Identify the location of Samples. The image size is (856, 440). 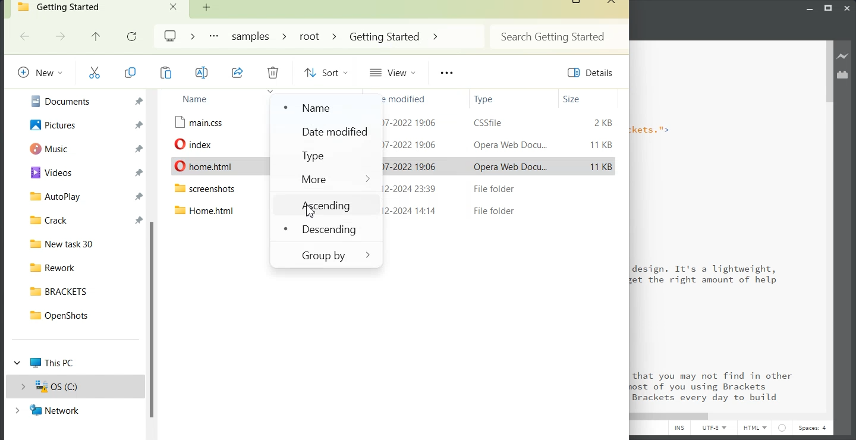
(252, 36).